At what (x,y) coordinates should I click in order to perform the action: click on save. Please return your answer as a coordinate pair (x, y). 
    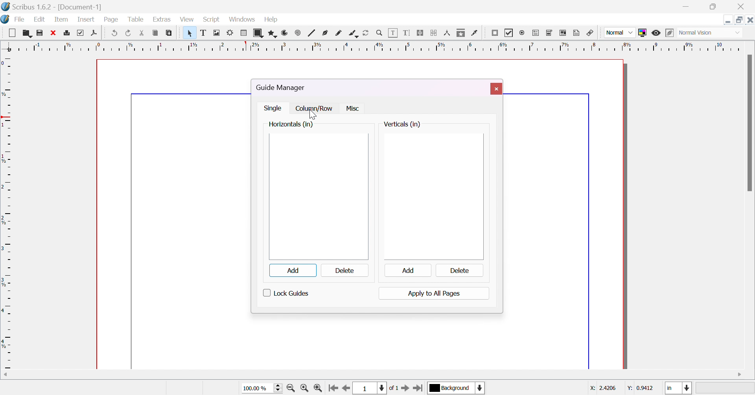
    Looking at the image, I should click on (39, 33).